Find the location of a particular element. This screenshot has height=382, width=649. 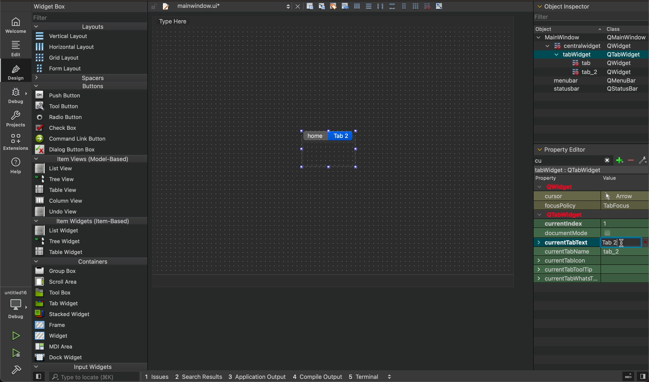

= stacked Widget is located at coordinates (65, 314).